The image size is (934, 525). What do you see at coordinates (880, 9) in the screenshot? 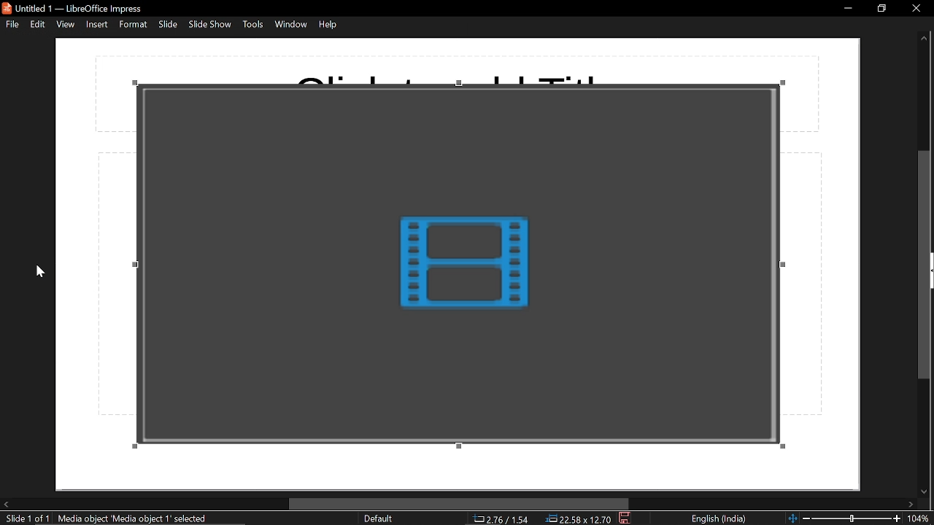
I see `restore down` at bounding box center [880, 9].